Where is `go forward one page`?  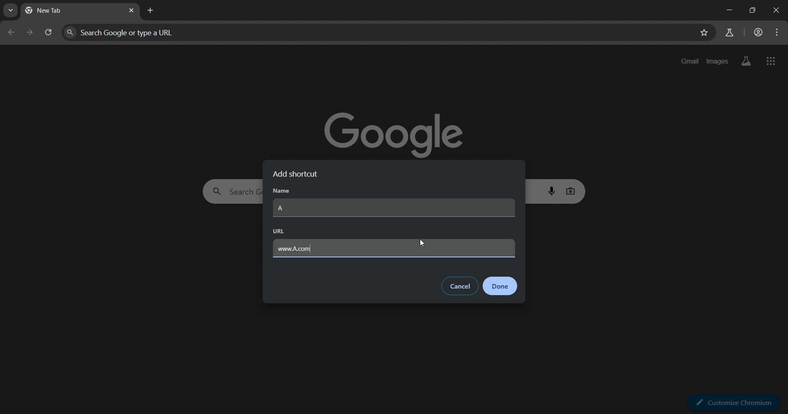 go forward one page is located at coordinates (30, 34).